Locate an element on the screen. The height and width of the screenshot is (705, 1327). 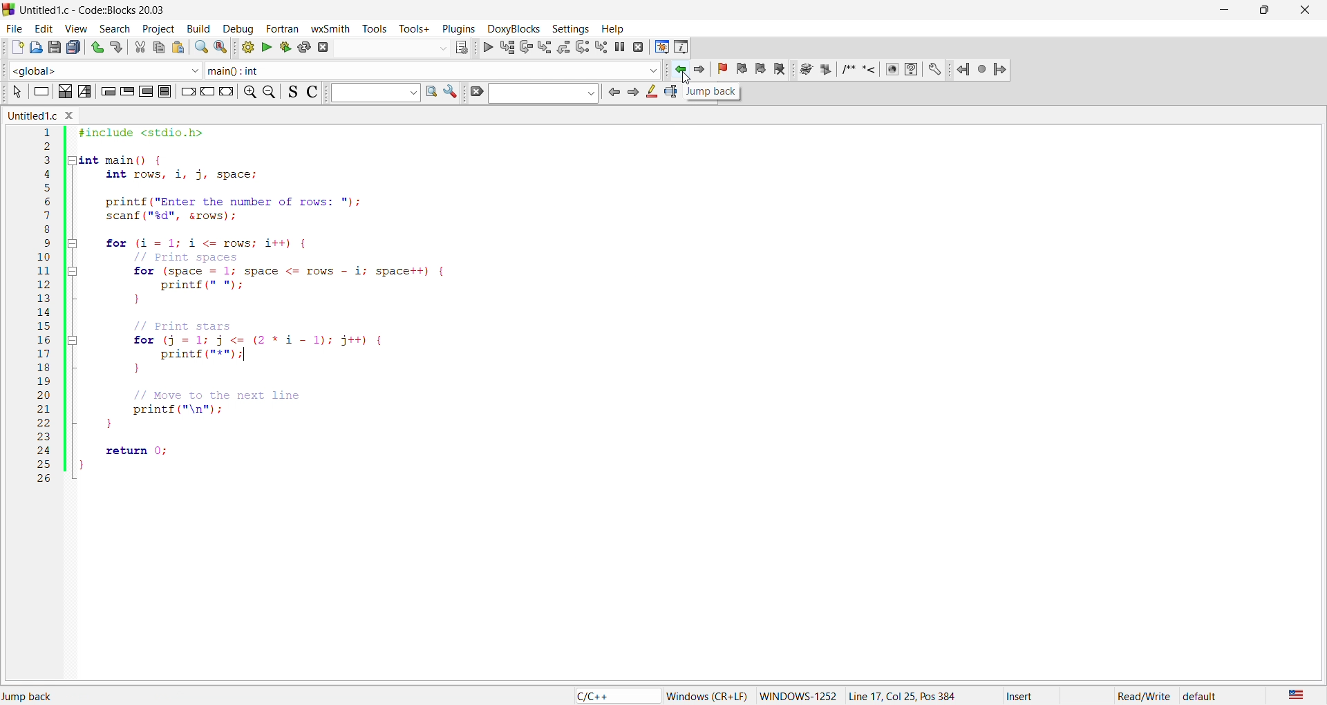
debug icons is located at coordinates (560, 47).